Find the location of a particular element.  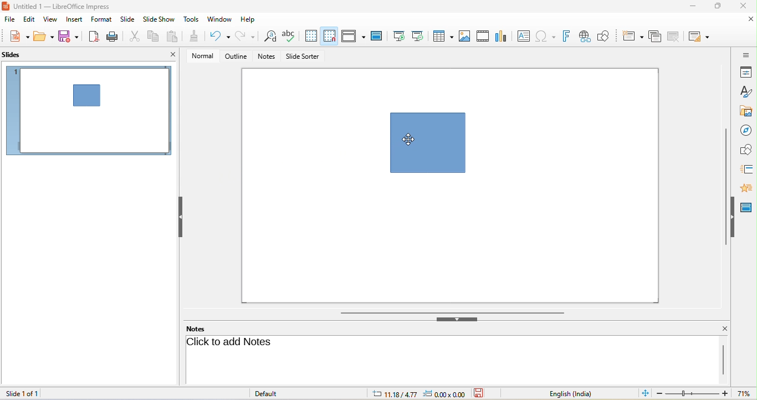

undo is located at coordinates (219, 35).